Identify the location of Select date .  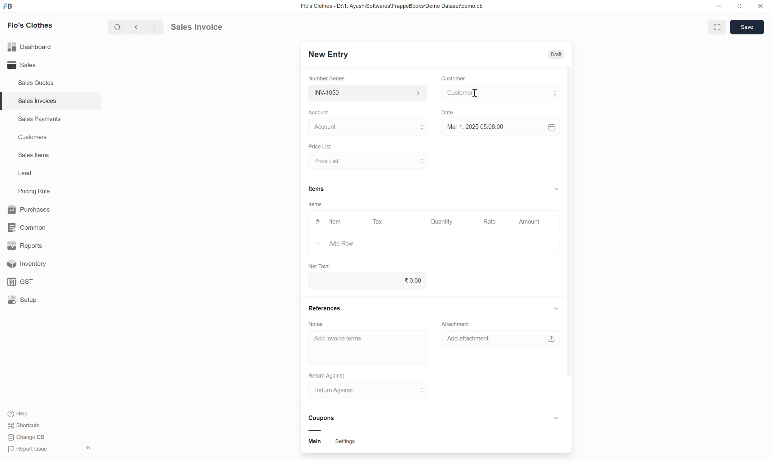
(500, 129).